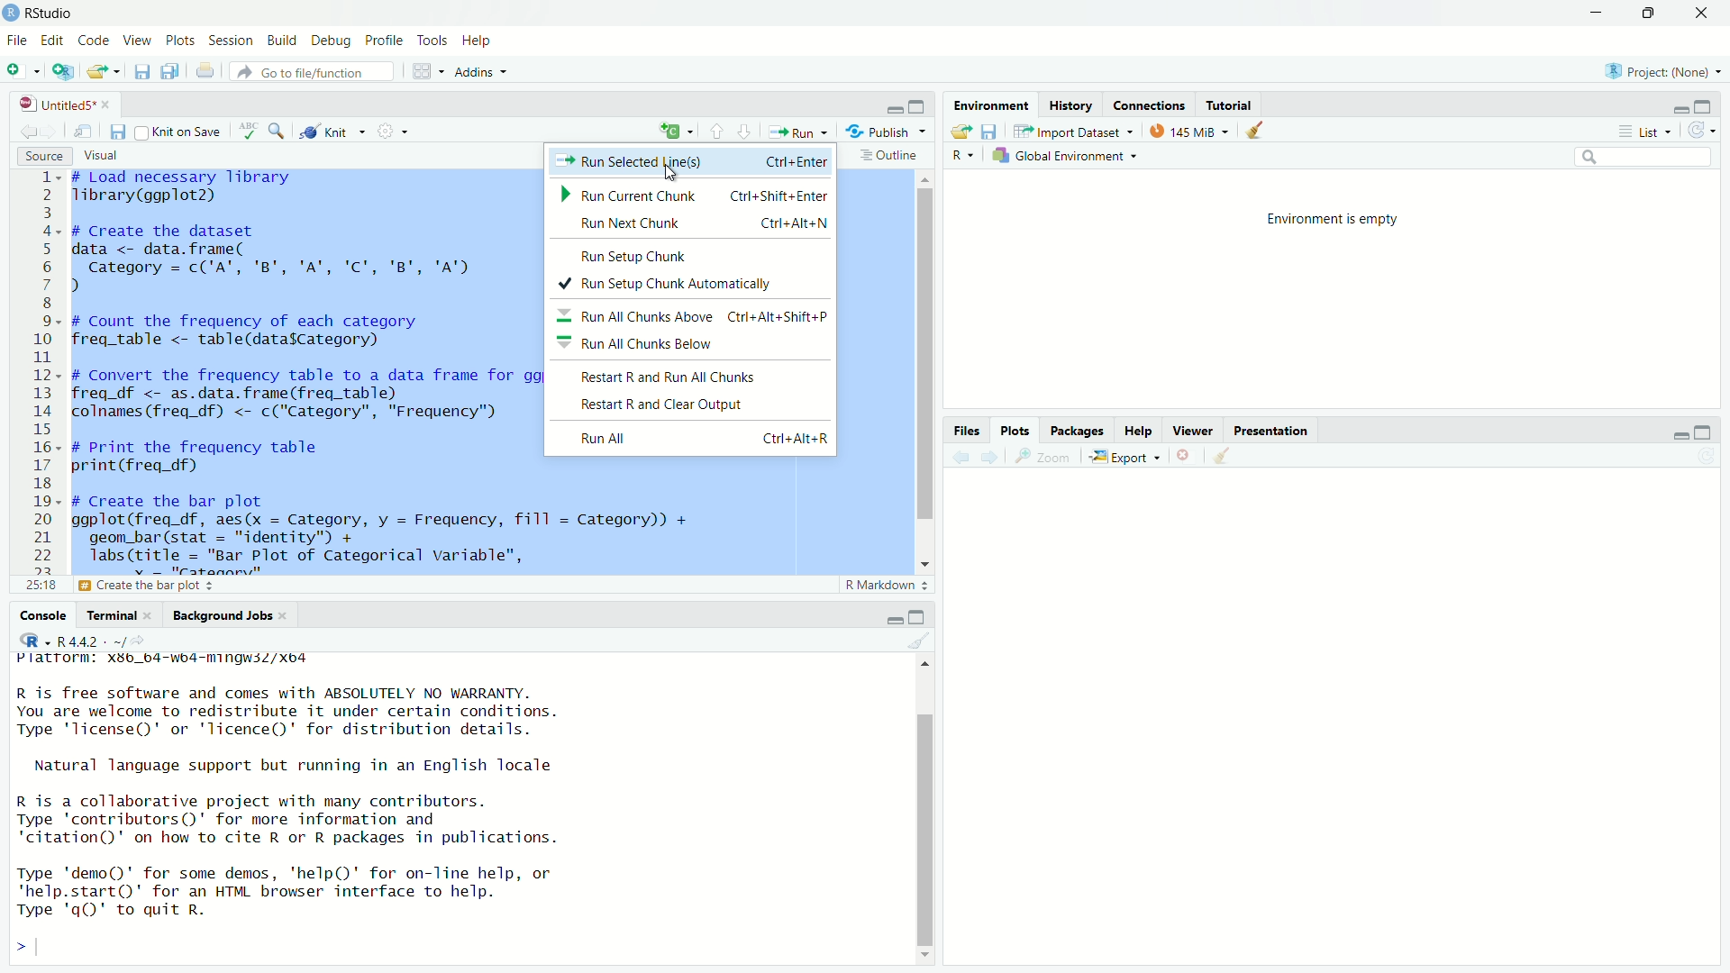  Describe the element at coordinates (483, 75) in the screenshot. I see `Addins` at that location.